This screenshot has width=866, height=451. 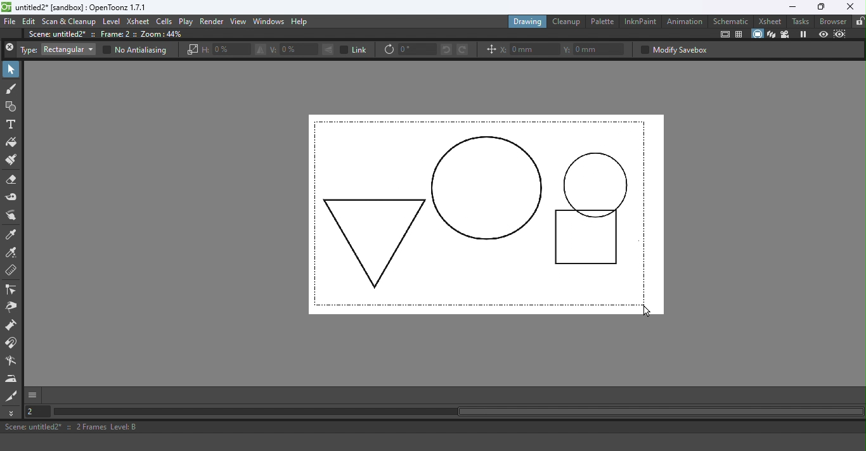 I want to click on Windows, so click(x=268, y=22).